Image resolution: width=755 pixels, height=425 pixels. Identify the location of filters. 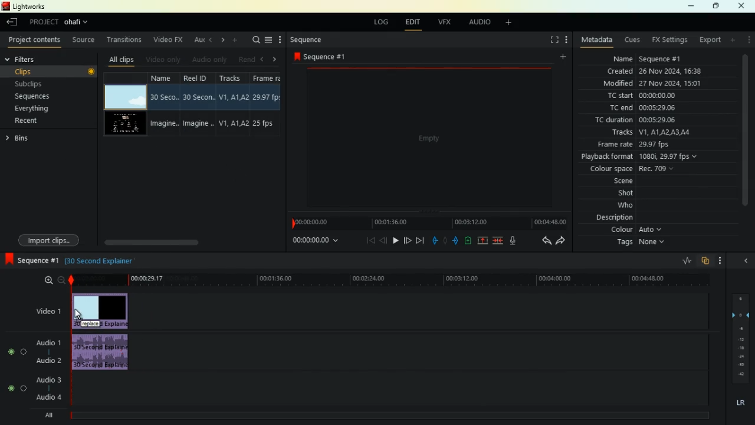
(31, 60).